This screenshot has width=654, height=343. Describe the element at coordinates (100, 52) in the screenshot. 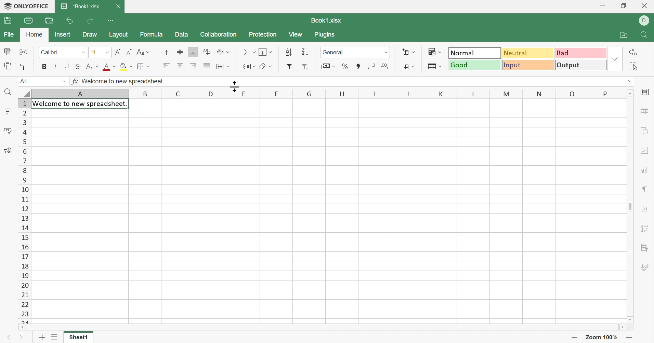

I see `font size` at that location.